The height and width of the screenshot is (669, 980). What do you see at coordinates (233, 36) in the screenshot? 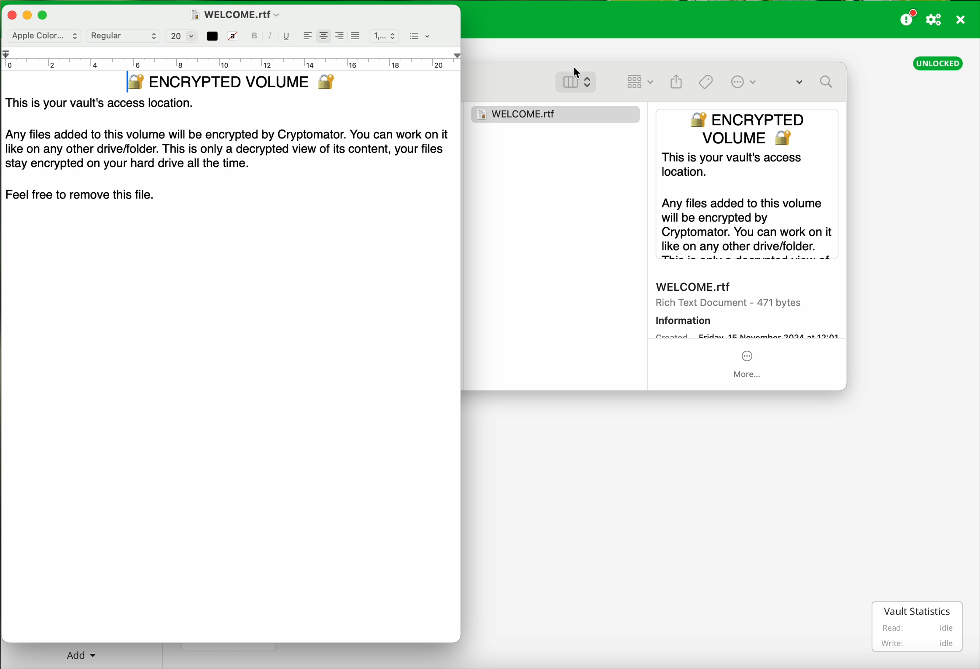
I see `strikethrough` at bounding box center [233, 36].